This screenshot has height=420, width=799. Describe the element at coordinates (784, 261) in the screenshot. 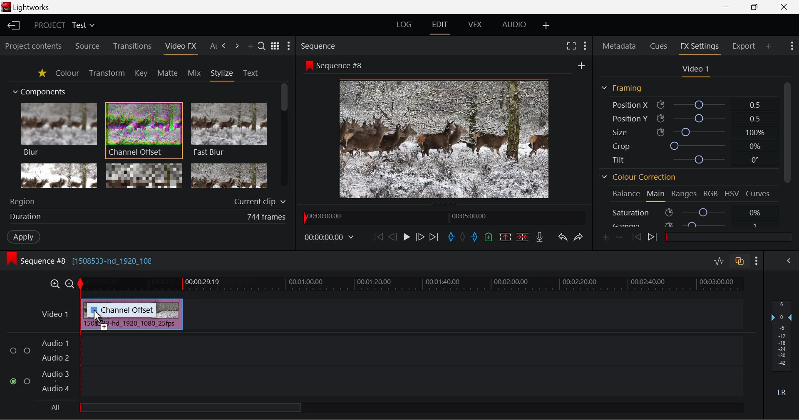

I see `Show Audio Mix` at that location.